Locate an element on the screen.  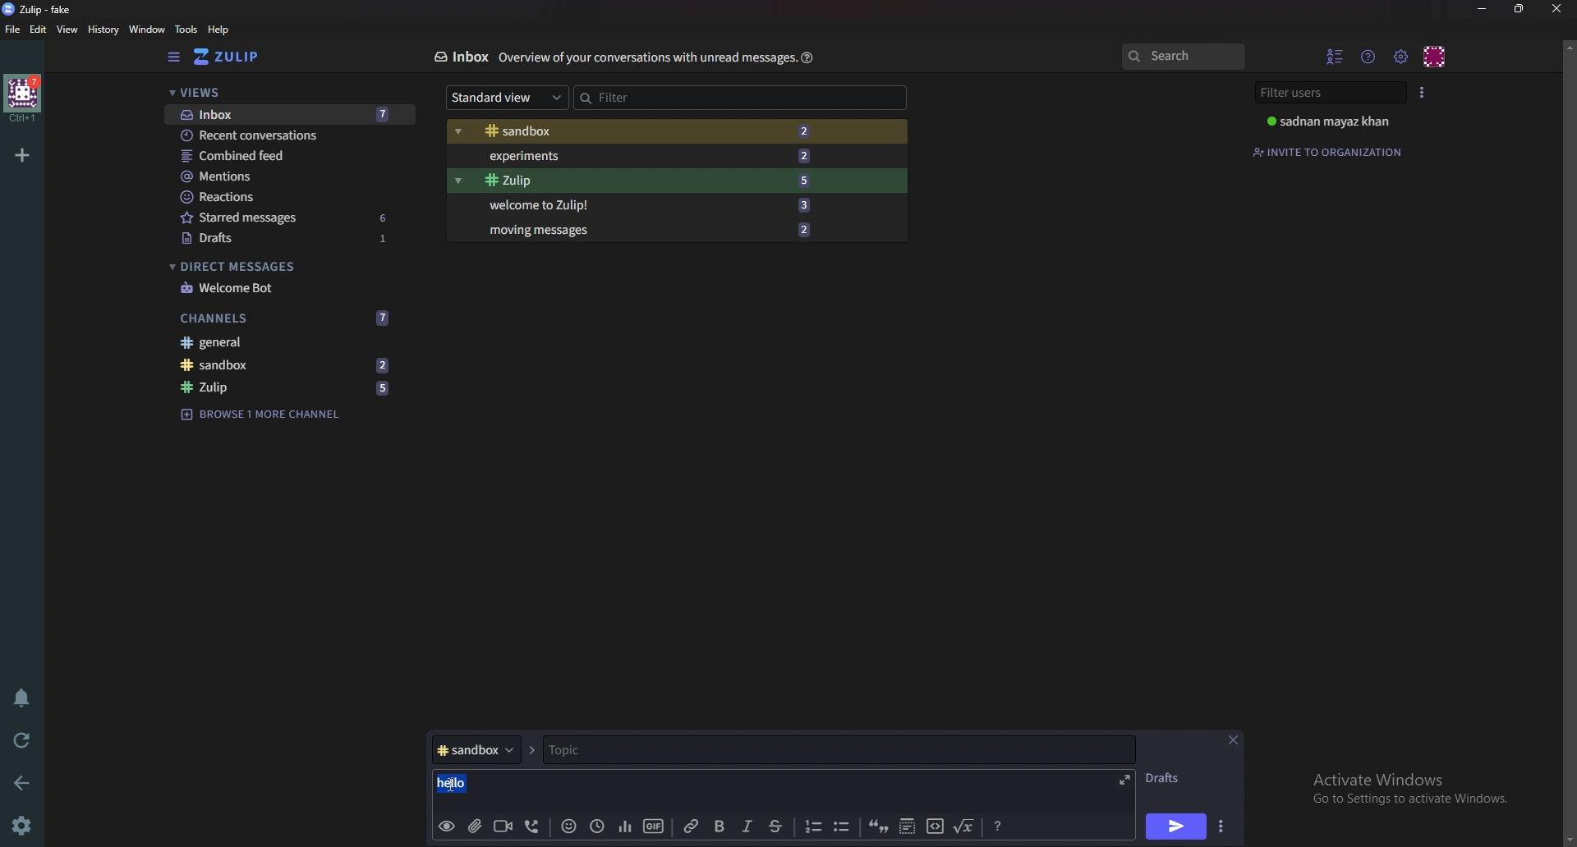
Recent conversations is located at coordinates (283, 134).